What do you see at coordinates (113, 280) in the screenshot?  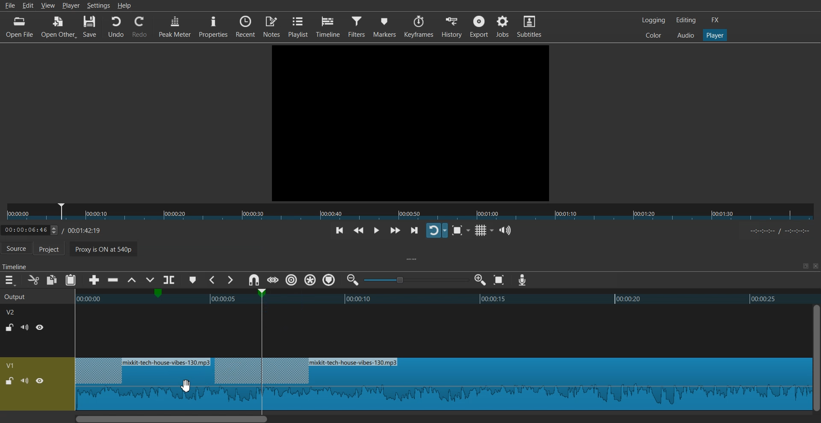 I see `Ripple delete` at bounding box center [113, 280].